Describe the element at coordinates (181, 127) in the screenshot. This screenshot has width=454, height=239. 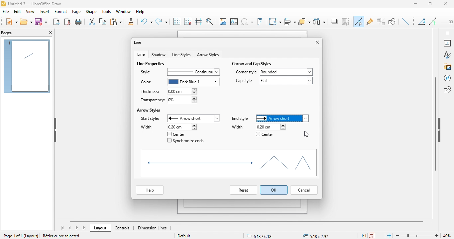
I see `0.20 cm` at that location.